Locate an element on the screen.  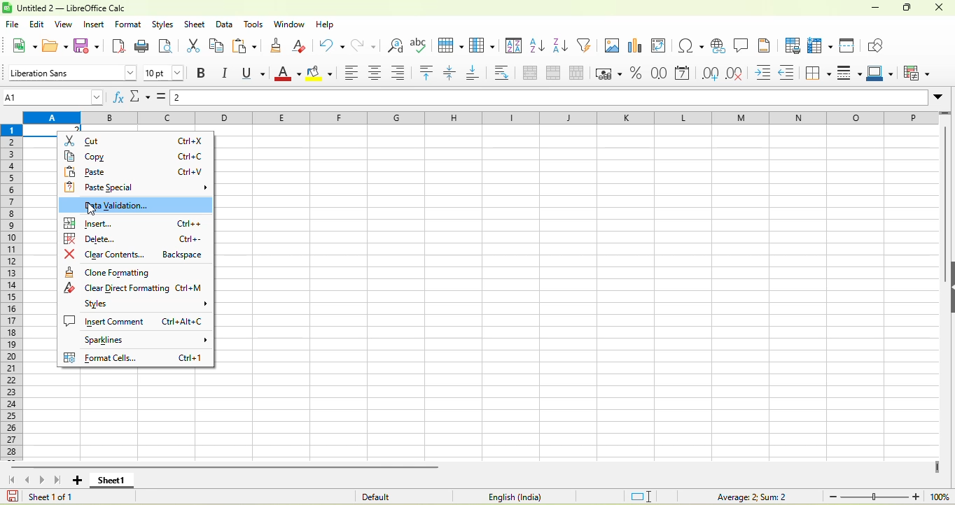
format as currency is located at coordinates (609, 73).